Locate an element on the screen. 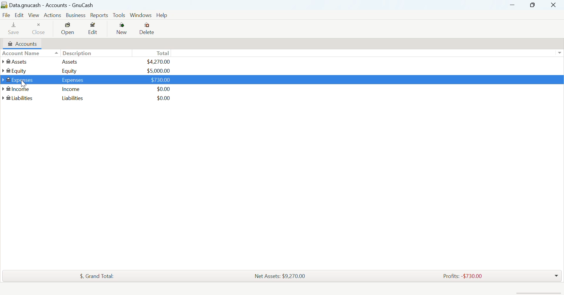 Image resolution: width=564 pixels, height=295 pixels. Reports is located at coordinates (99, 15).